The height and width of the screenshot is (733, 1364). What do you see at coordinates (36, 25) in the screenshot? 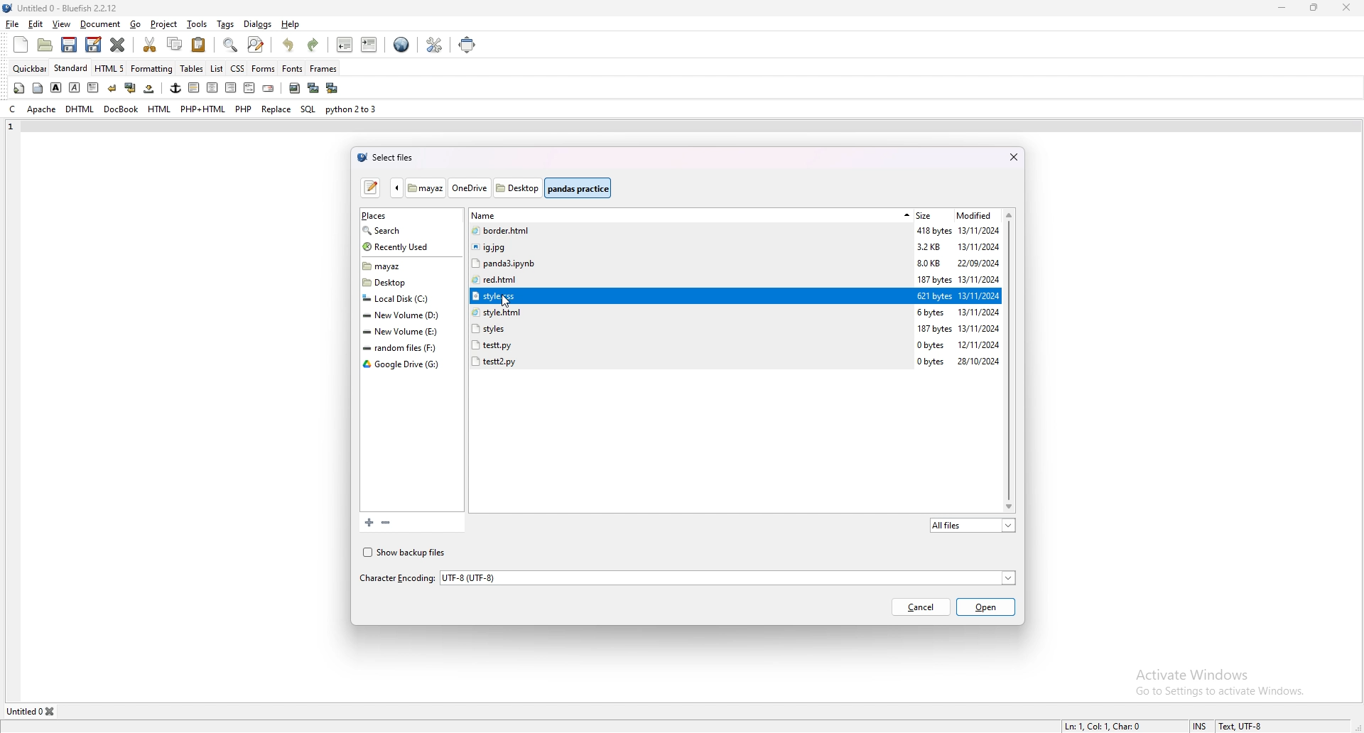
I see `edit` at bounding box center [36, 25].